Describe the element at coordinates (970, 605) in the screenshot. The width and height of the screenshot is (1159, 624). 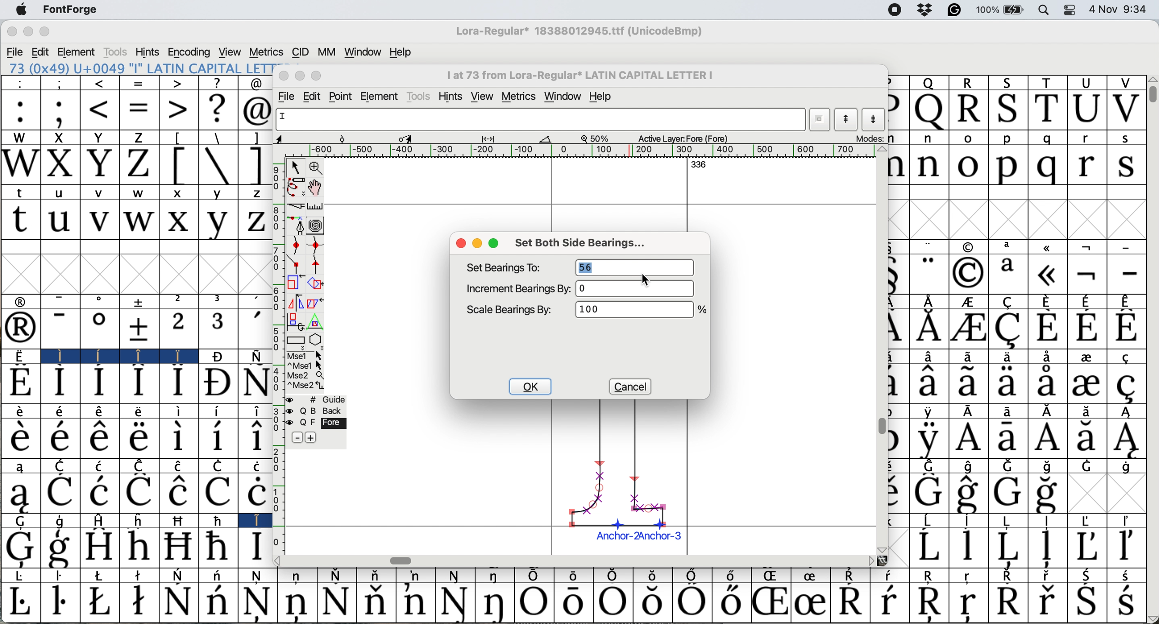
I see `Symbol` at that location.